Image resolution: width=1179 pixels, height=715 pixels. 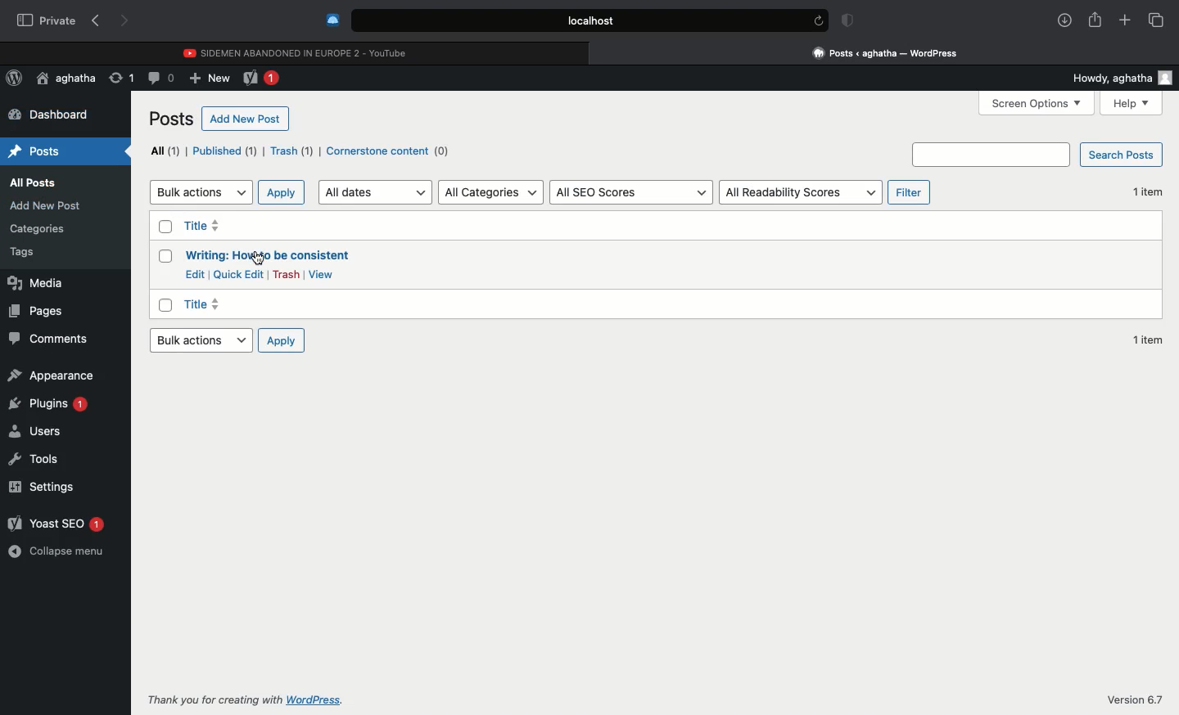 I want to click on Clicking on Wordpress tab, so click(x=886, y=52).